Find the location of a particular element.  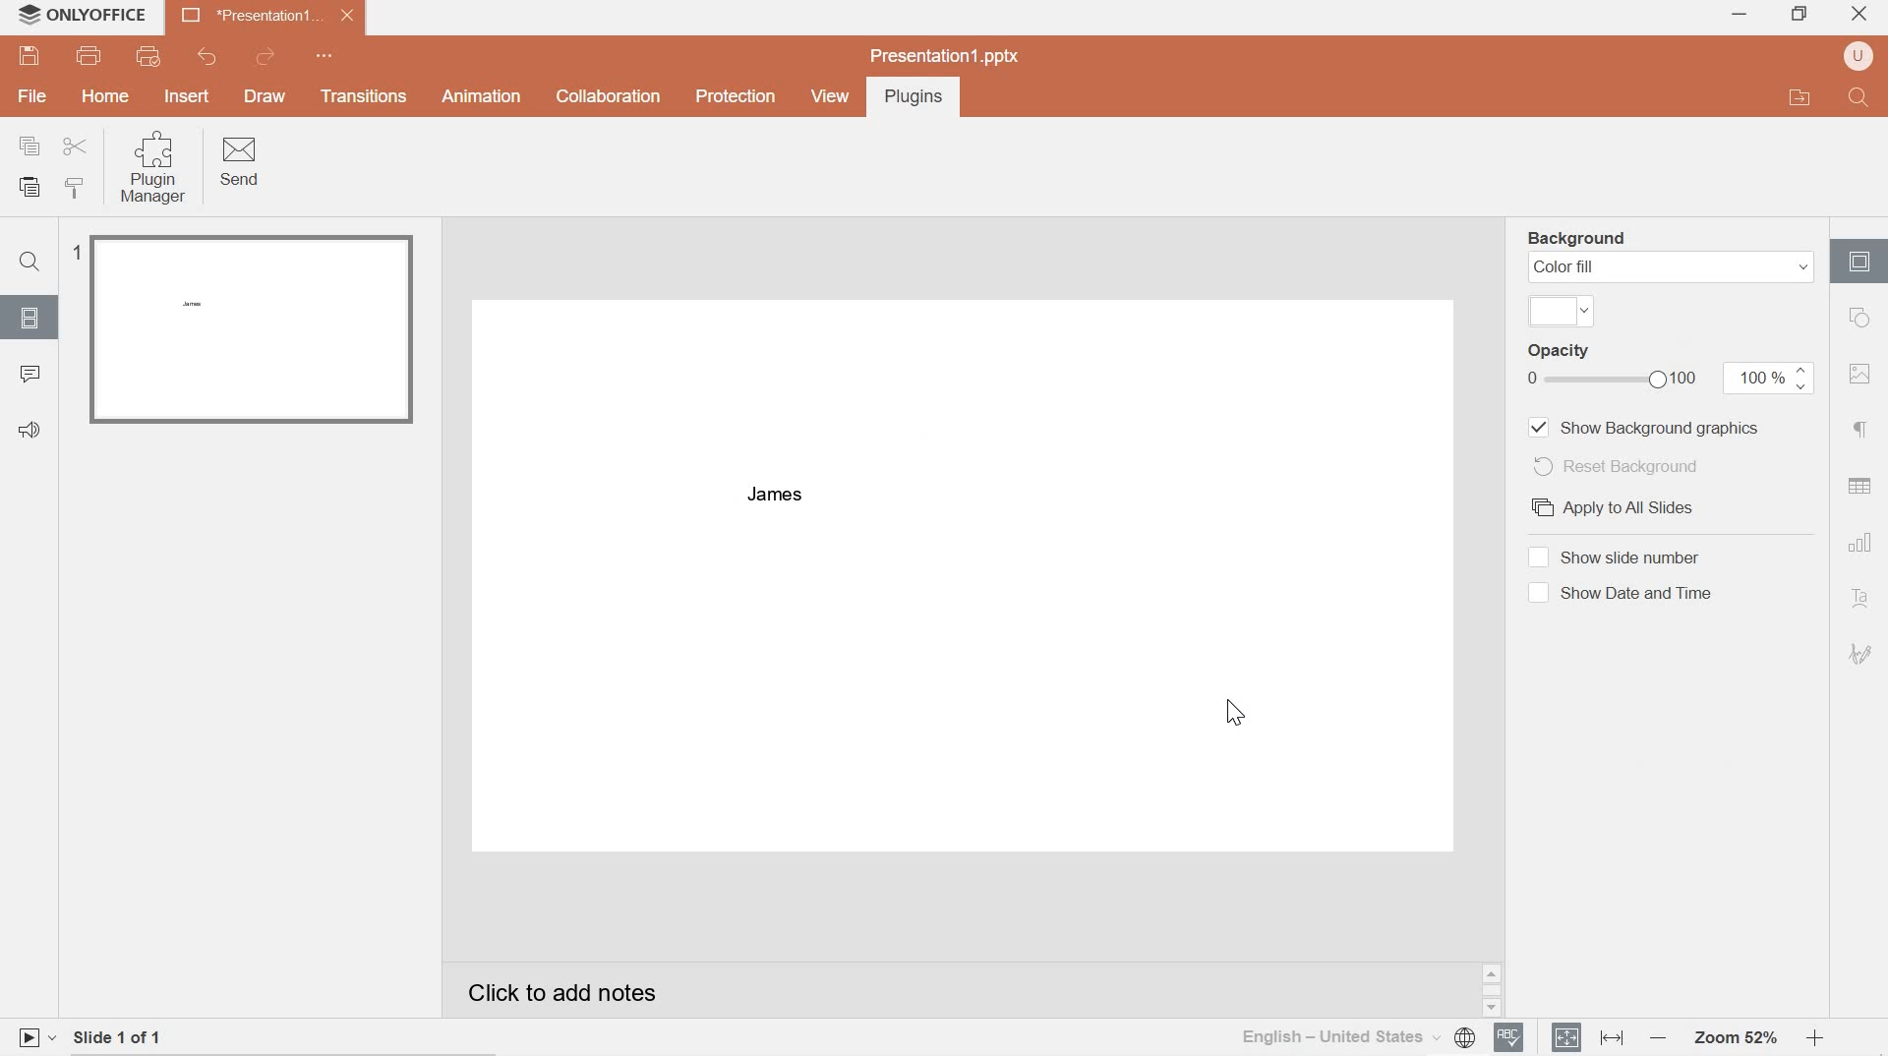

paste is located at coordinates (33, 188).